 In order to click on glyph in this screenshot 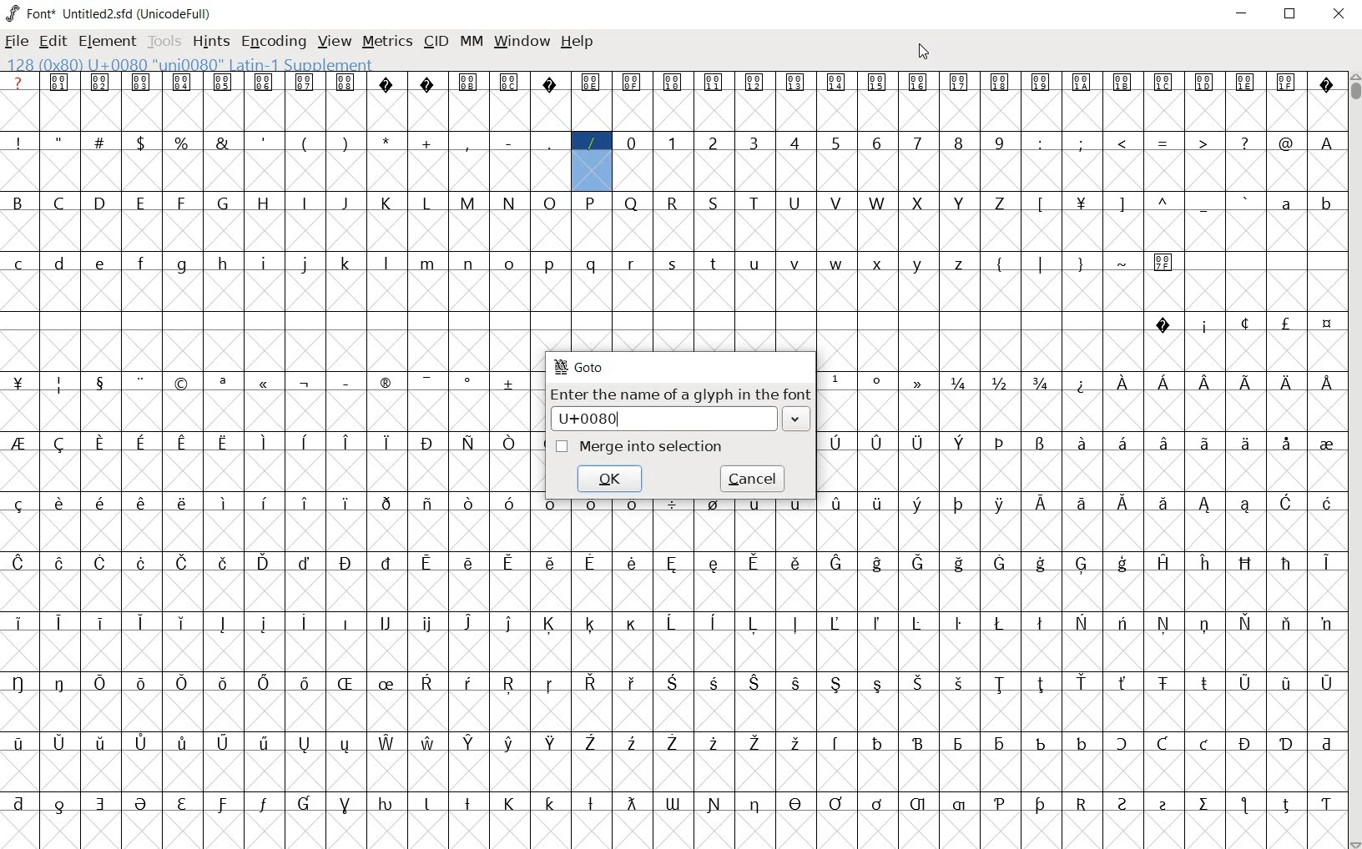, I will do `click(712, 622)`.